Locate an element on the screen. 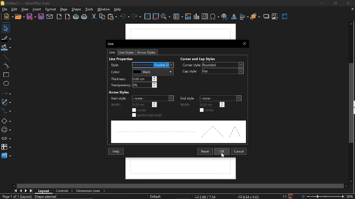 The width and height of the screenshot is (355, 199). grid is located at coordinates (148, 16).